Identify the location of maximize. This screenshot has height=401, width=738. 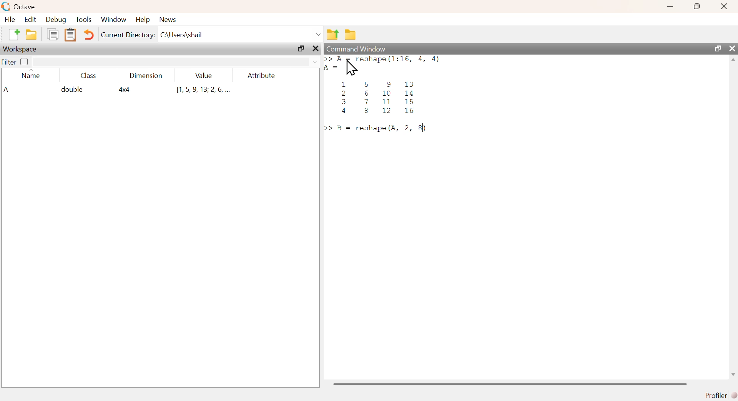
(716, 48).